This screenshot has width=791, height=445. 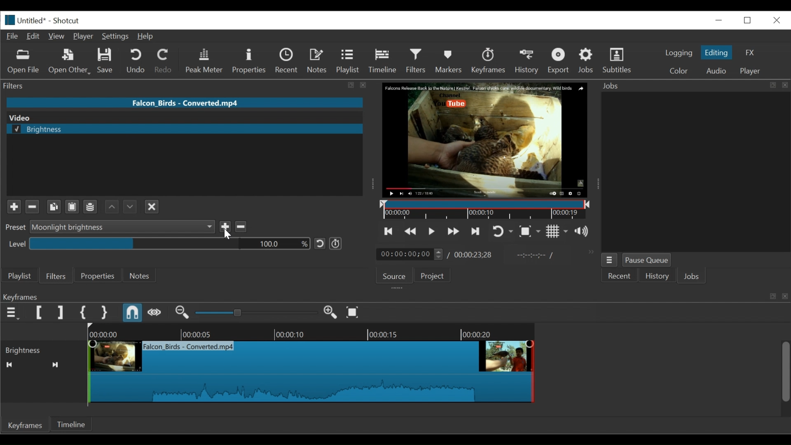 What do you see at coordinates (355, 311) in the screenshot?
I see `Zoom keyframe to fit` at bounding box center [355, 311].